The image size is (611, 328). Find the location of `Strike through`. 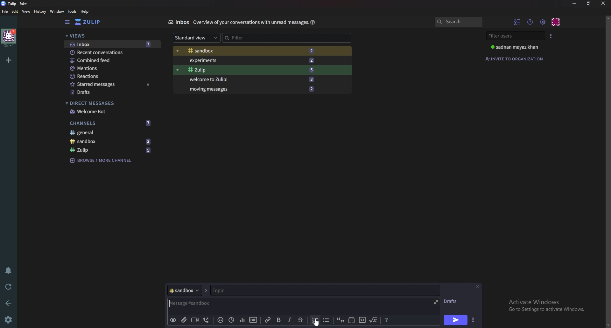

Strike through is located at coordinates (301, 320).